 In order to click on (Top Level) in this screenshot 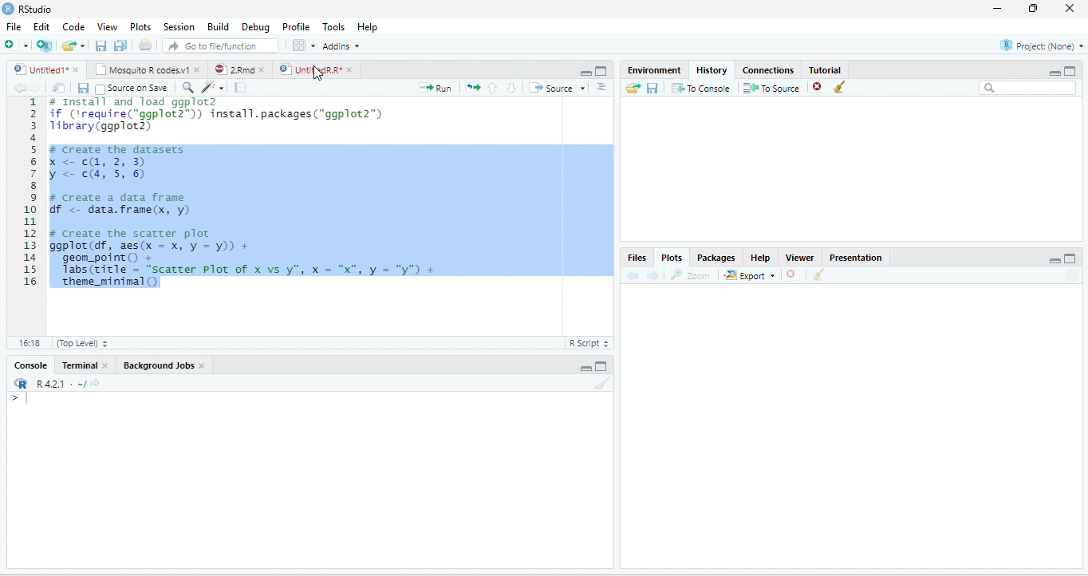, I will do `click(81, 342)`.